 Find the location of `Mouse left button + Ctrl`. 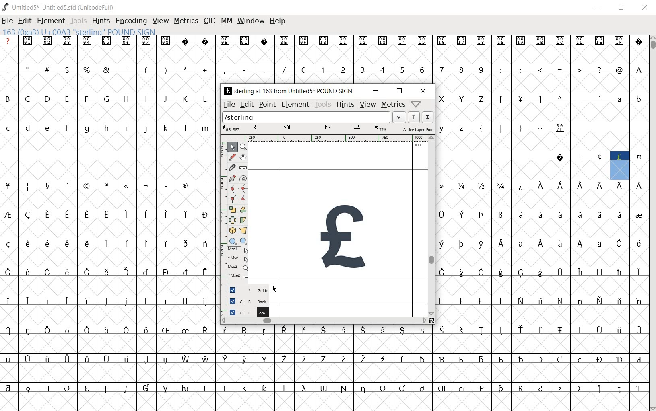

Mouse left button + Ctrl is located at coordinates (239, 259).